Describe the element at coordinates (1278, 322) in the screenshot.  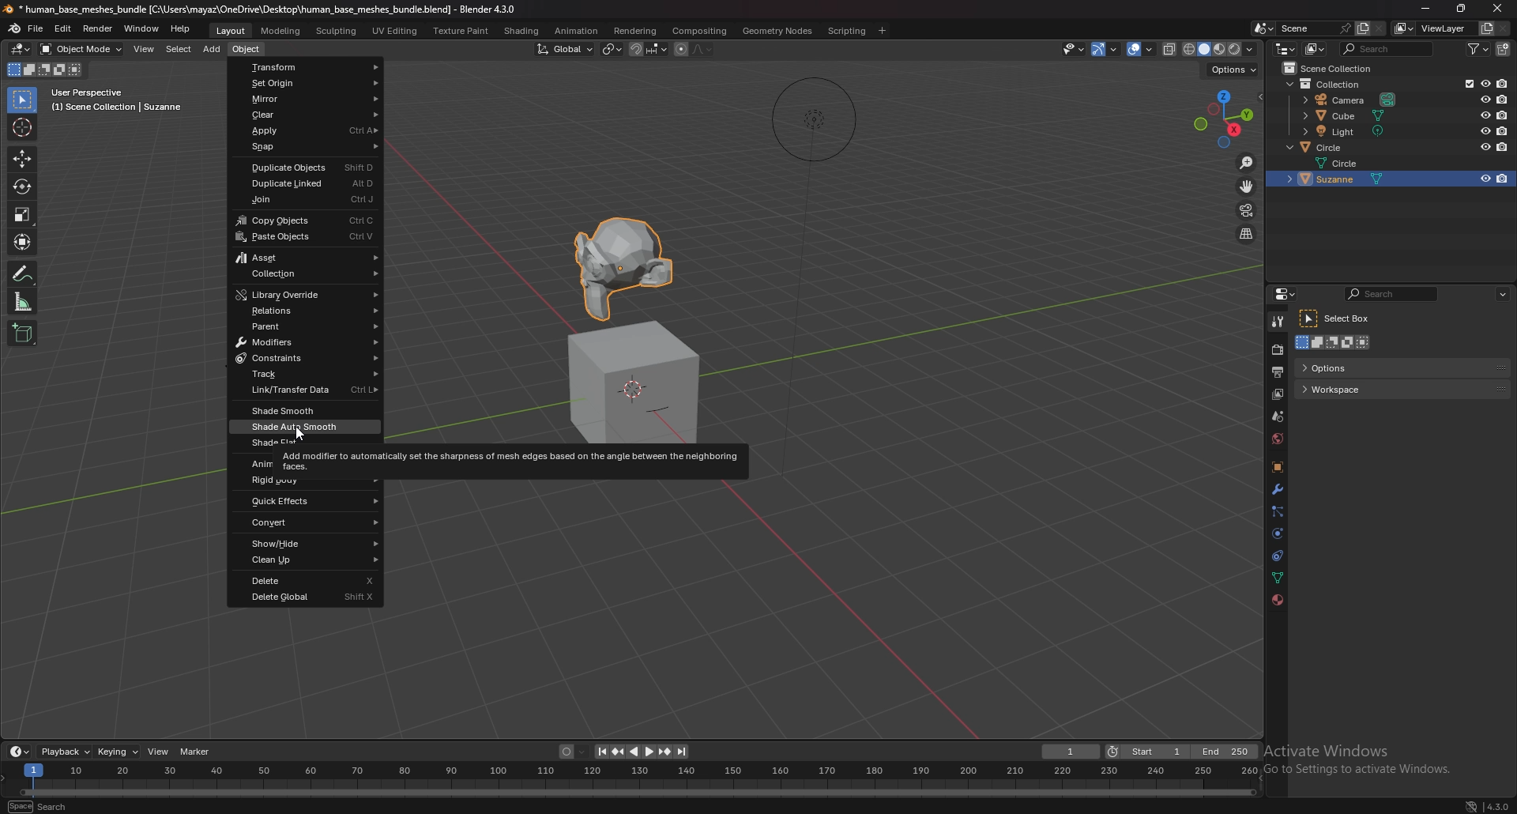
I see `tool` at that location.